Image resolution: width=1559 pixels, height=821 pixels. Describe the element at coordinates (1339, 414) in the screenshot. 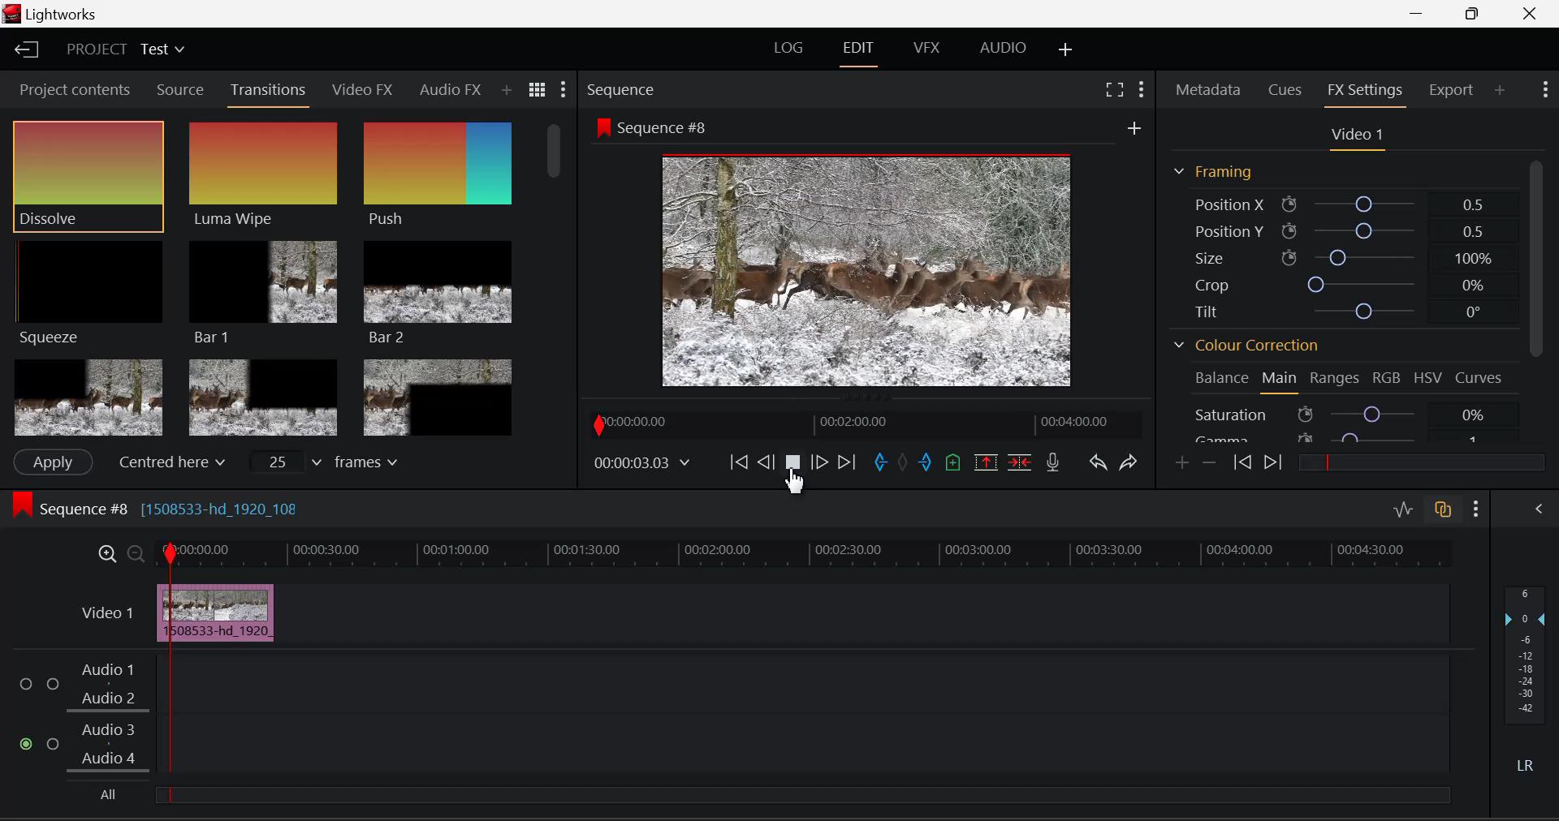

I see `Saturation` at that location.